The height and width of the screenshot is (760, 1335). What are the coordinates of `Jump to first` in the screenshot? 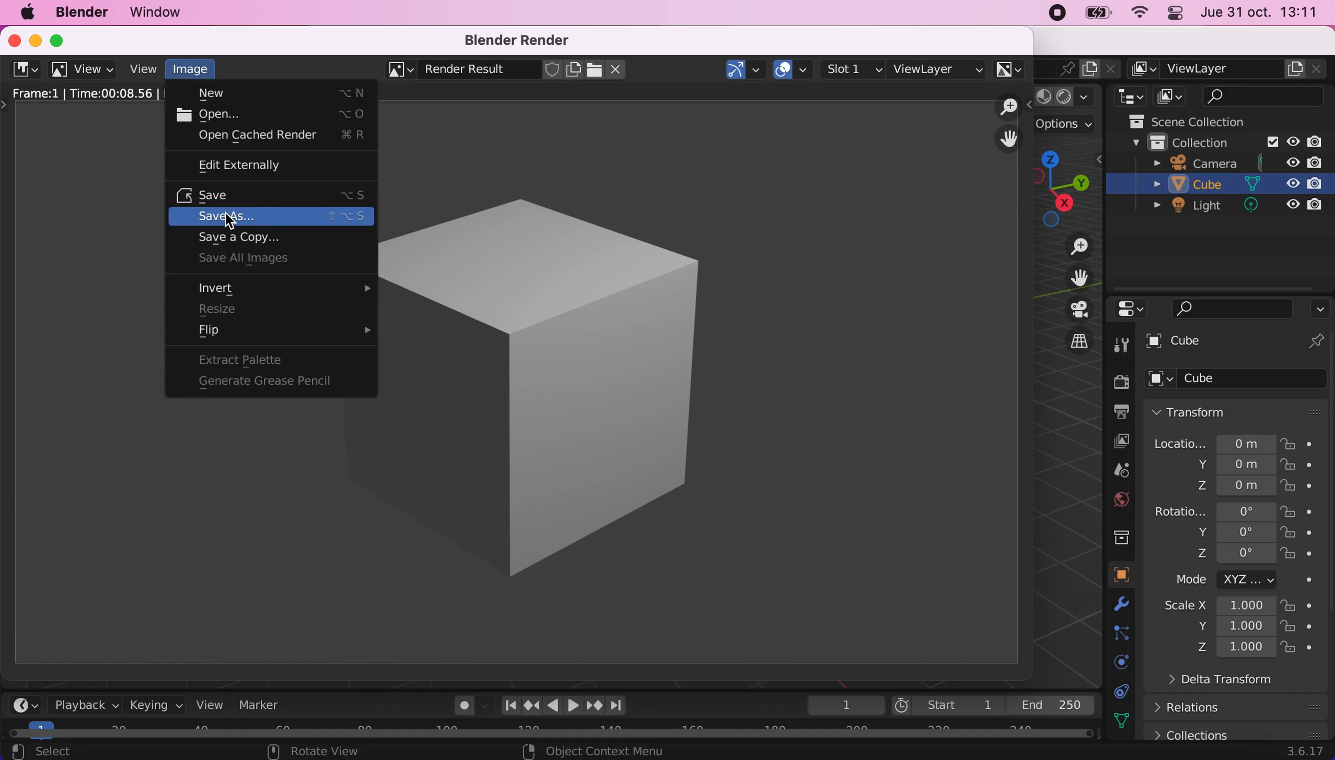 It's located at (506, 705).